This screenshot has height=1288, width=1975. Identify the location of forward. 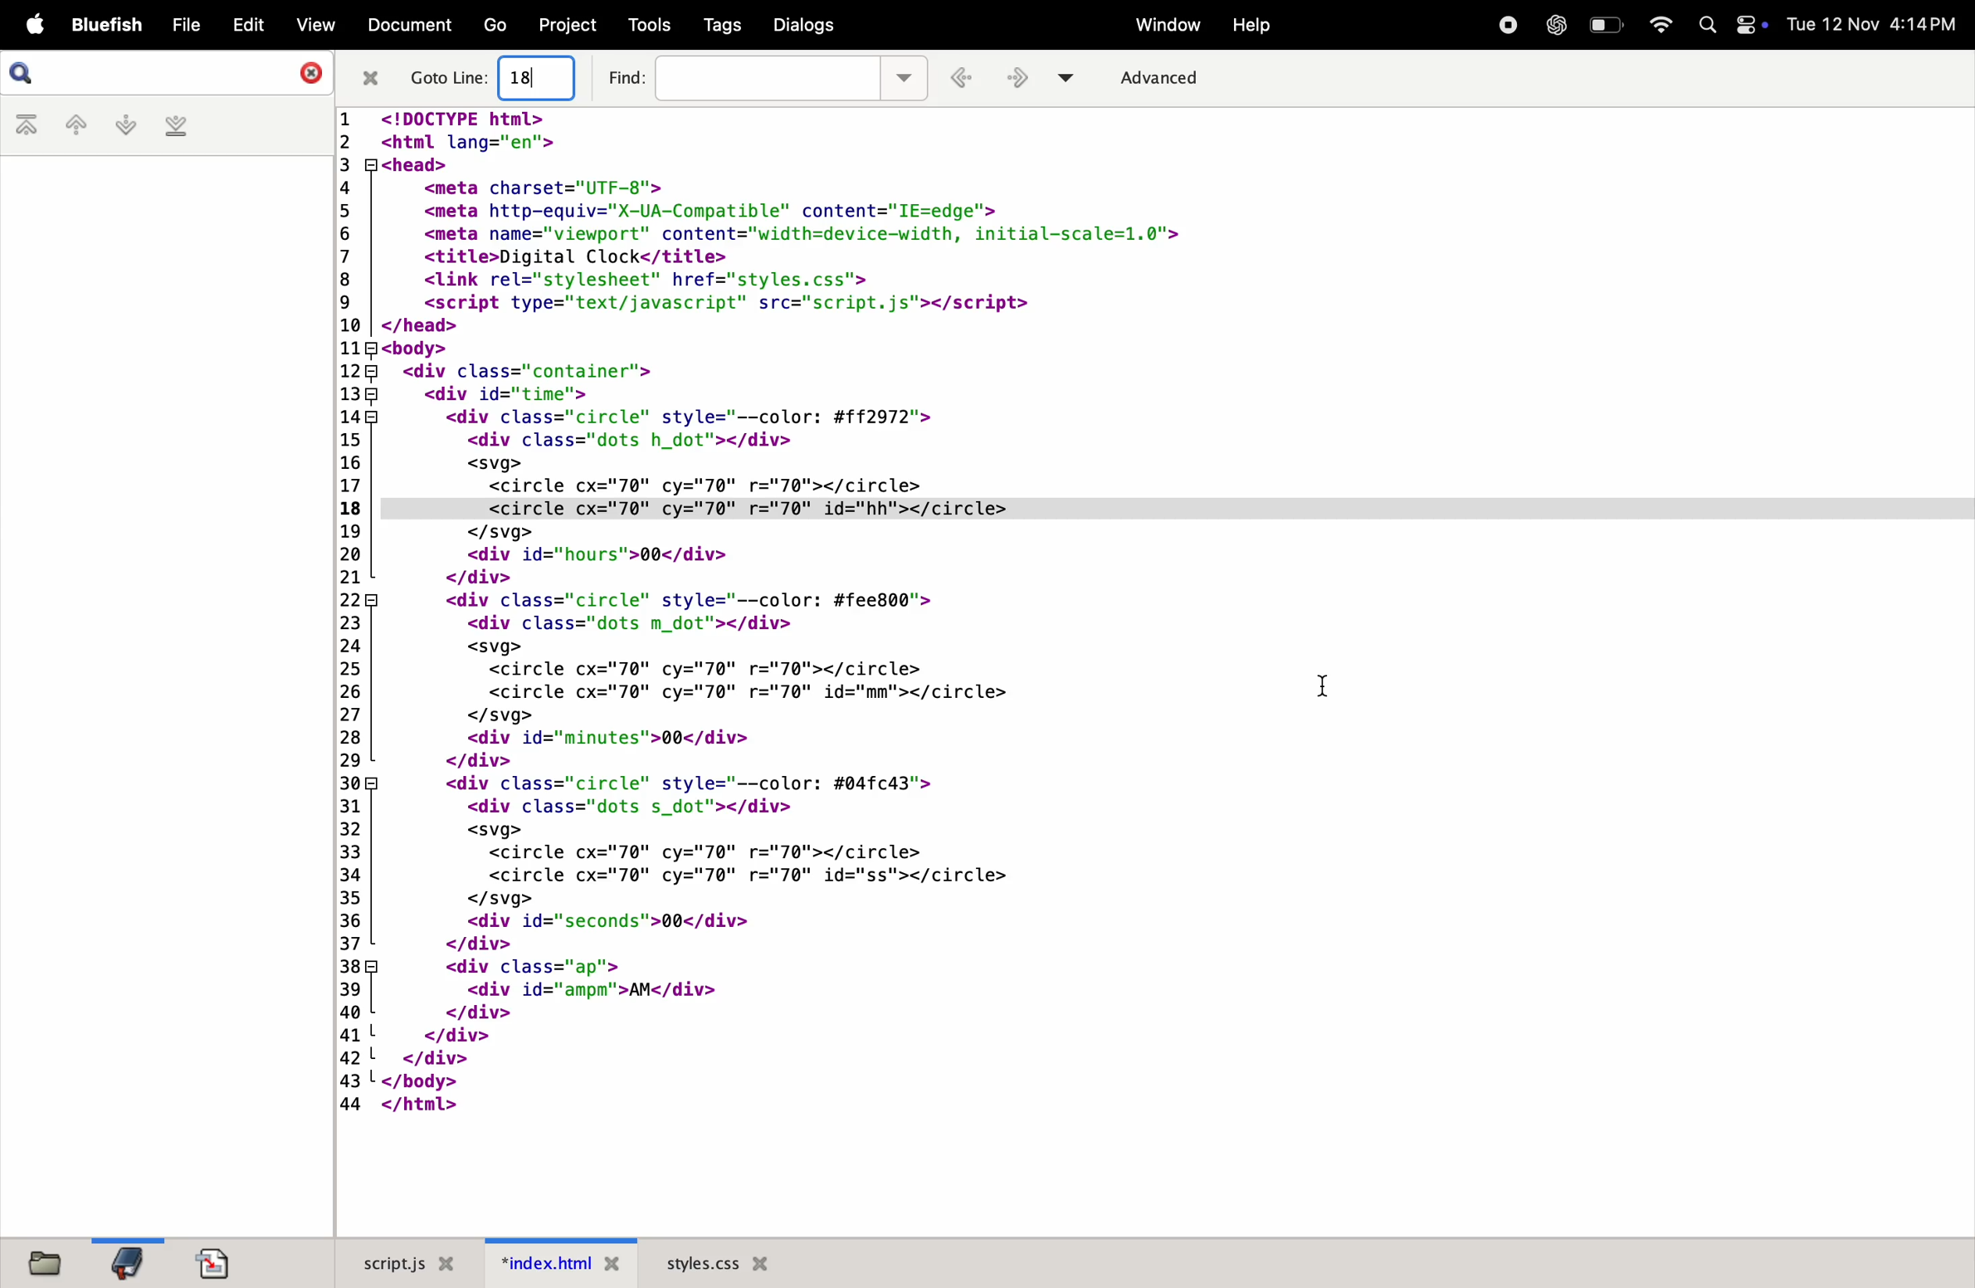
(1022, 80).